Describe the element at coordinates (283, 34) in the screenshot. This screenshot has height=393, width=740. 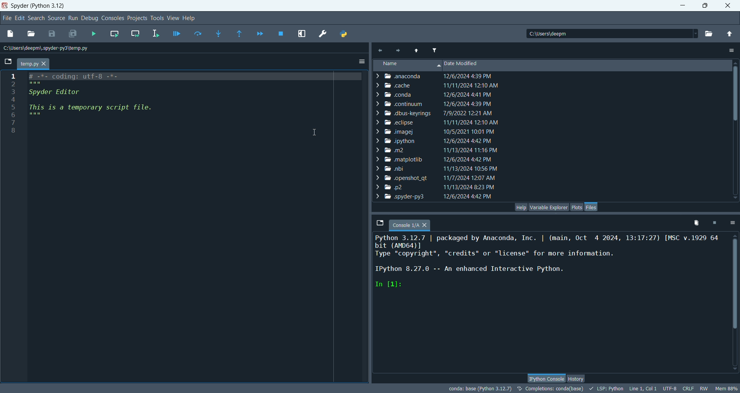
I see `stop debugging` at that location.